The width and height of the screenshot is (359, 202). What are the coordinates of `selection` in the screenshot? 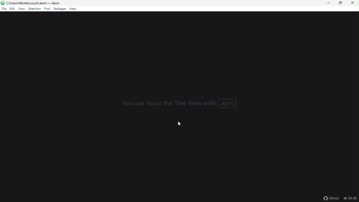 It's located at (34, 9).